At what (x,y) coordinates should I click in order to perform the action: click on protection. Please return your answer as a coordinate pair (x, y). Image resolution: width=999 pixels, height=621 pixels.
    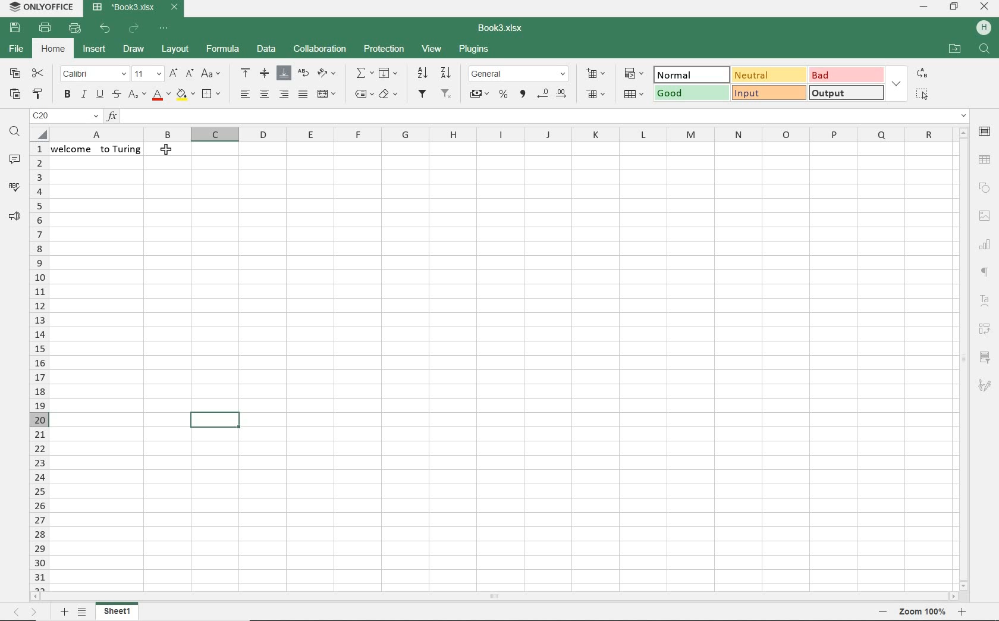
    Looking at the image, I should click on (384, 48).